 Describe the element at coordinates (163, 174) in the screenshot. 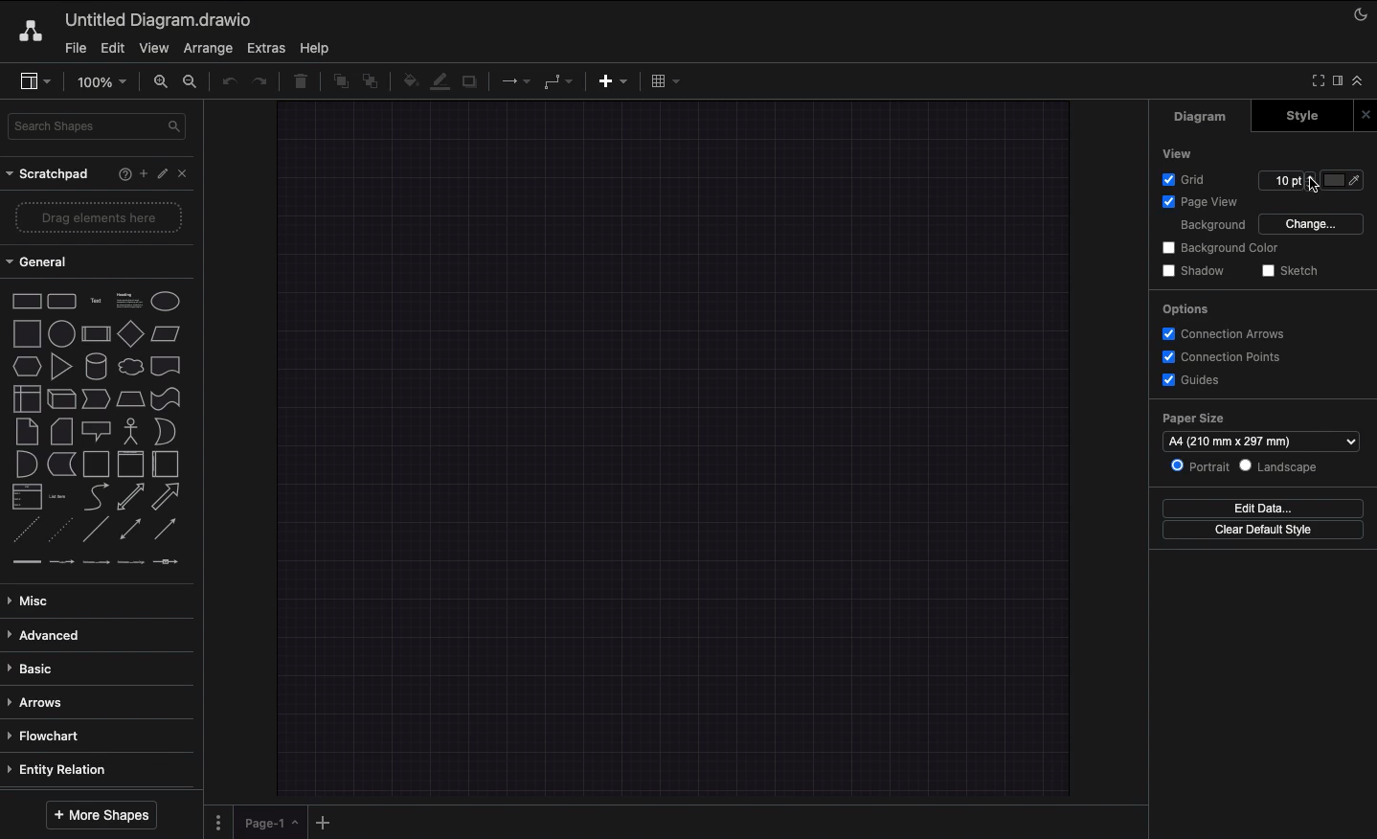

I see `Edit` at that location.